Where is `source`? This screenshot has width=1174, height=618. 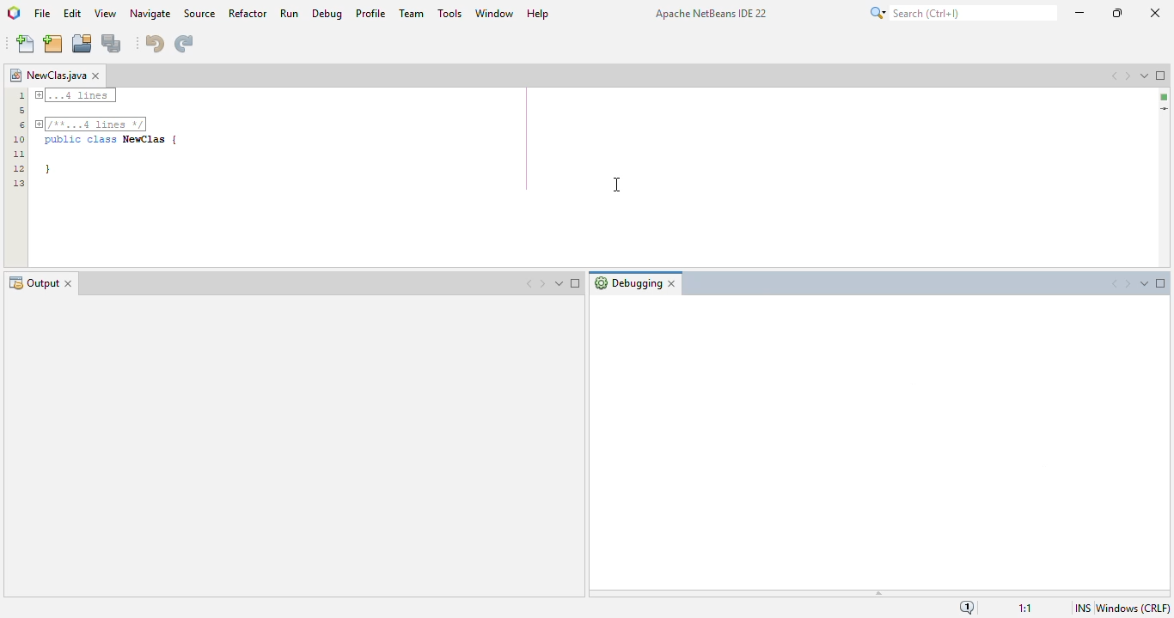 source is located at coordinates (199, 13).